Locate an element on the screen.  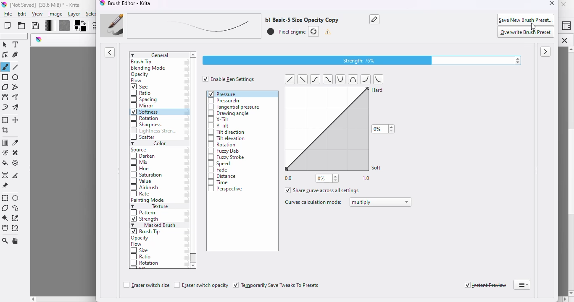
rate is located at coordinates (141, 194).